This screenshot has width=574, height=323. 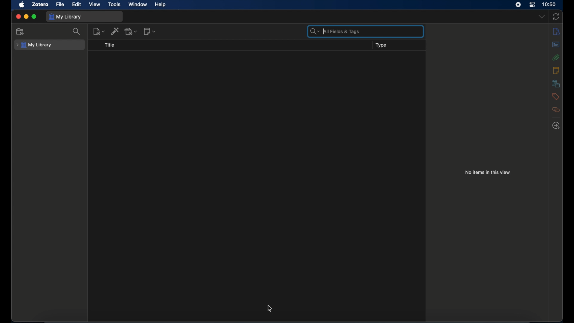 What do you see at coordinates (270, 309) in the screenshot?
I see `cursor` at bounding box center [270, 309].